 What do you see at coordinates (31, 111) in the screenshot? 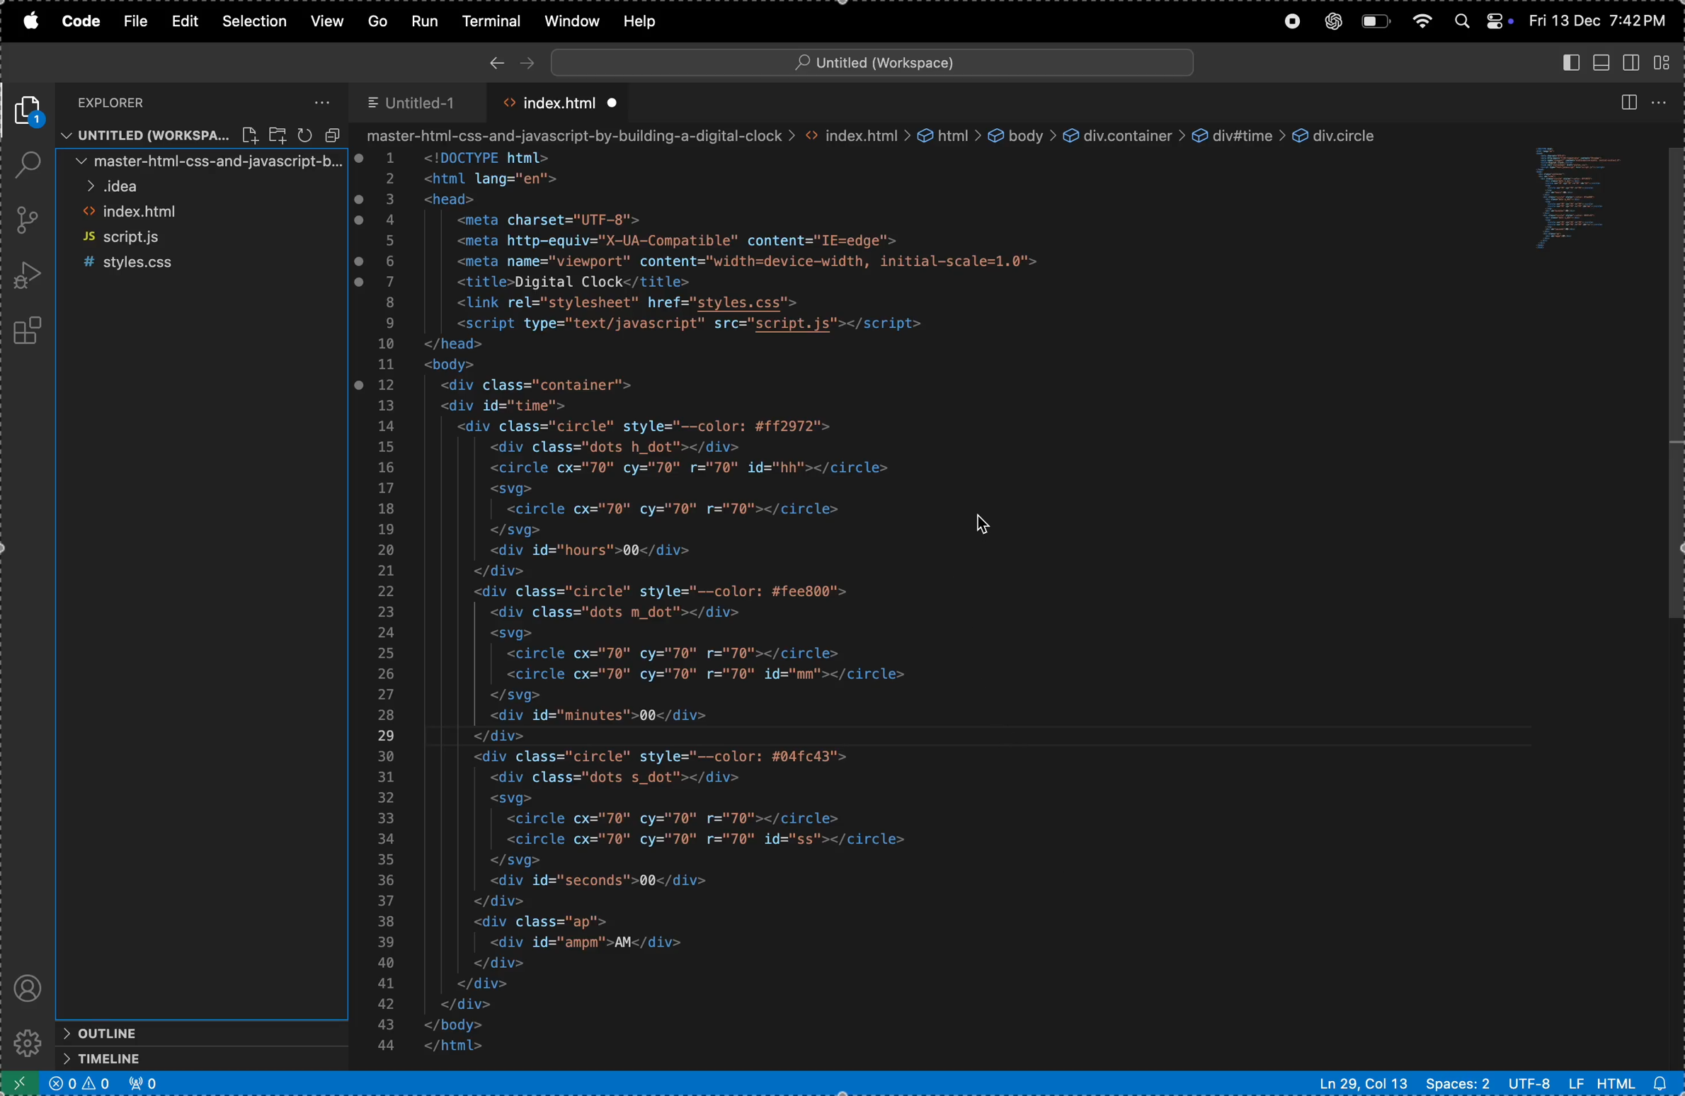
I see `explorer` at bounding box center [31, 111].